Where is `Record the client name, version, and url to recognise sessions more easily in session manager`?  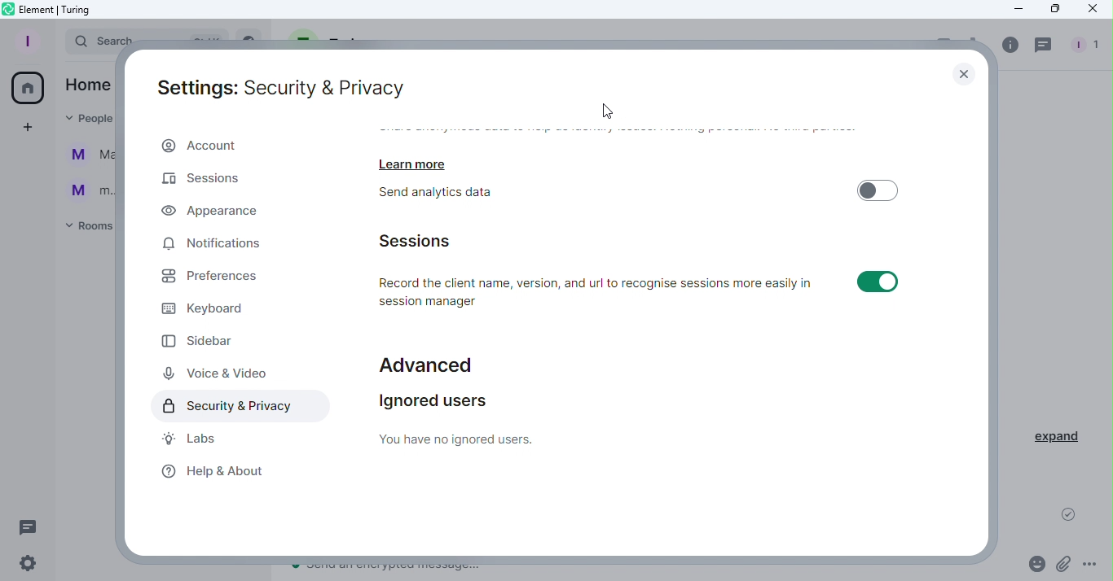 Record the client name, version, and url to recognise sessions more easily in session manager is located at coordinates (600, 290).